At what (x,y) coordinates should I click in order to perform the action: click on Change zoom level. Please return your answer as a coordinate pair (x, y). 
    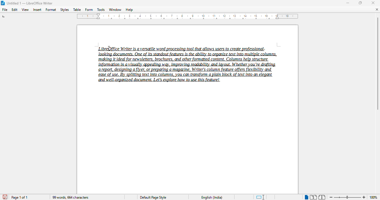
    Looking at the image, I should click on (348, 196).